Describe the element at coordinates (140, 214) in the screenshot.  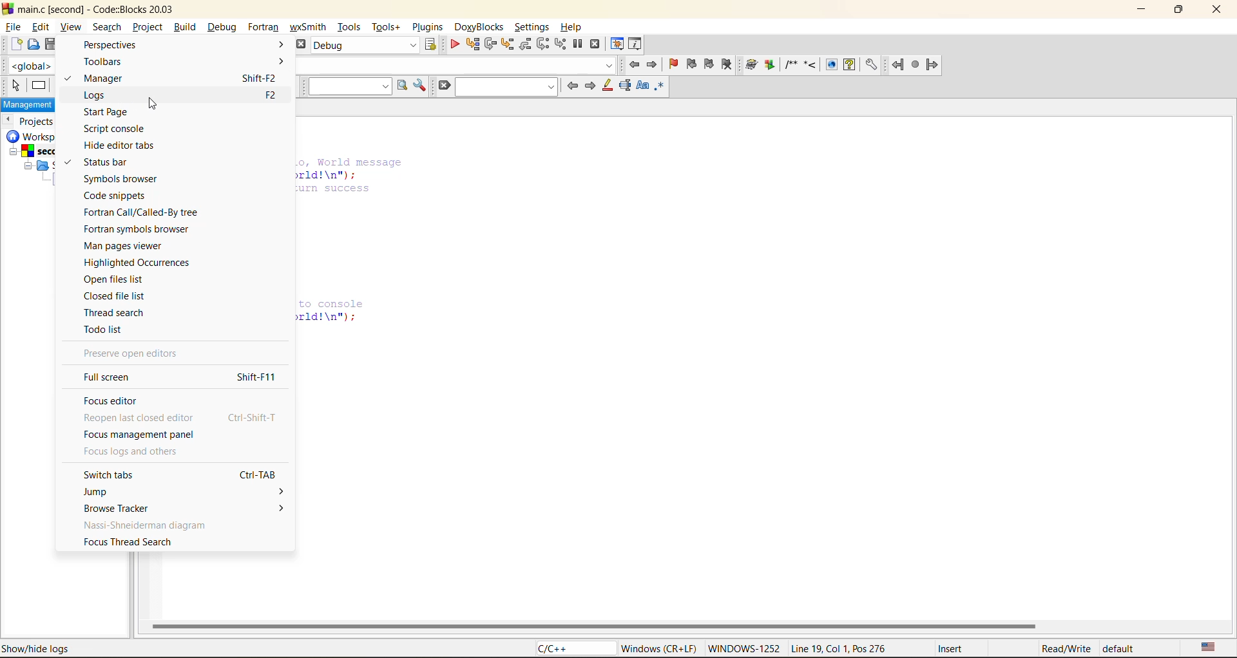
I see `fortran call` at that location.